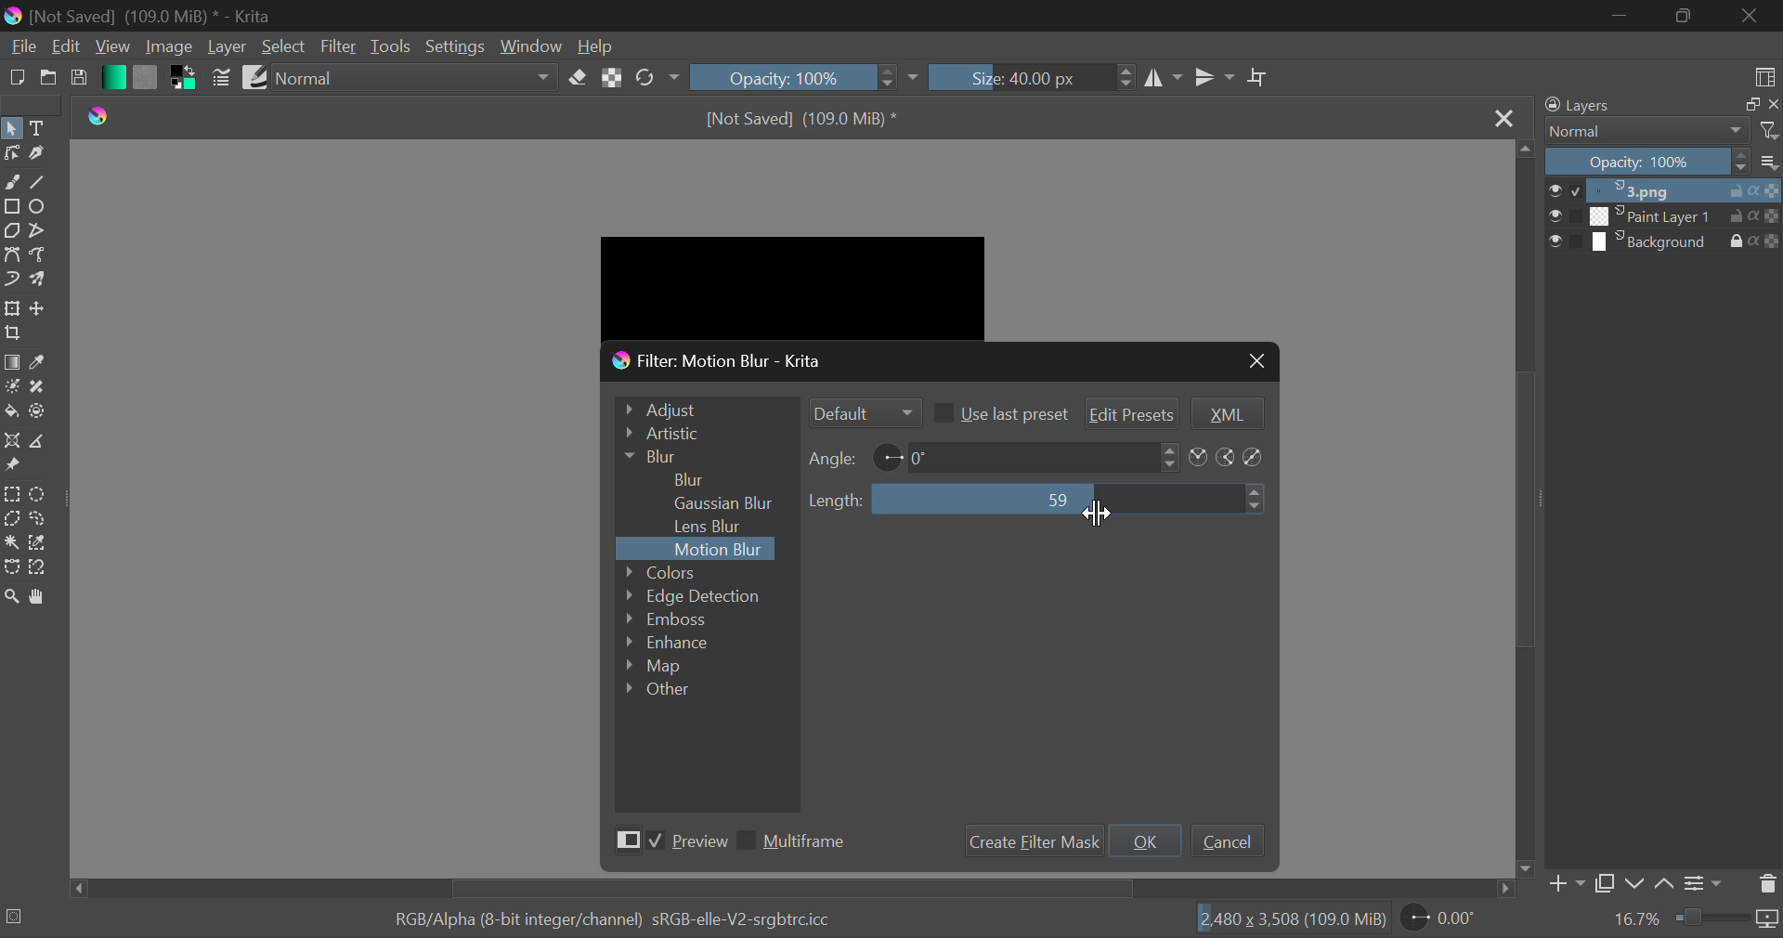 Image resolution: width=1783 pixels, height=938 pixels. What do you see at coordinates (11, 231) in the screenshot?
I see `Polygons` at bounding box center [11, 231].